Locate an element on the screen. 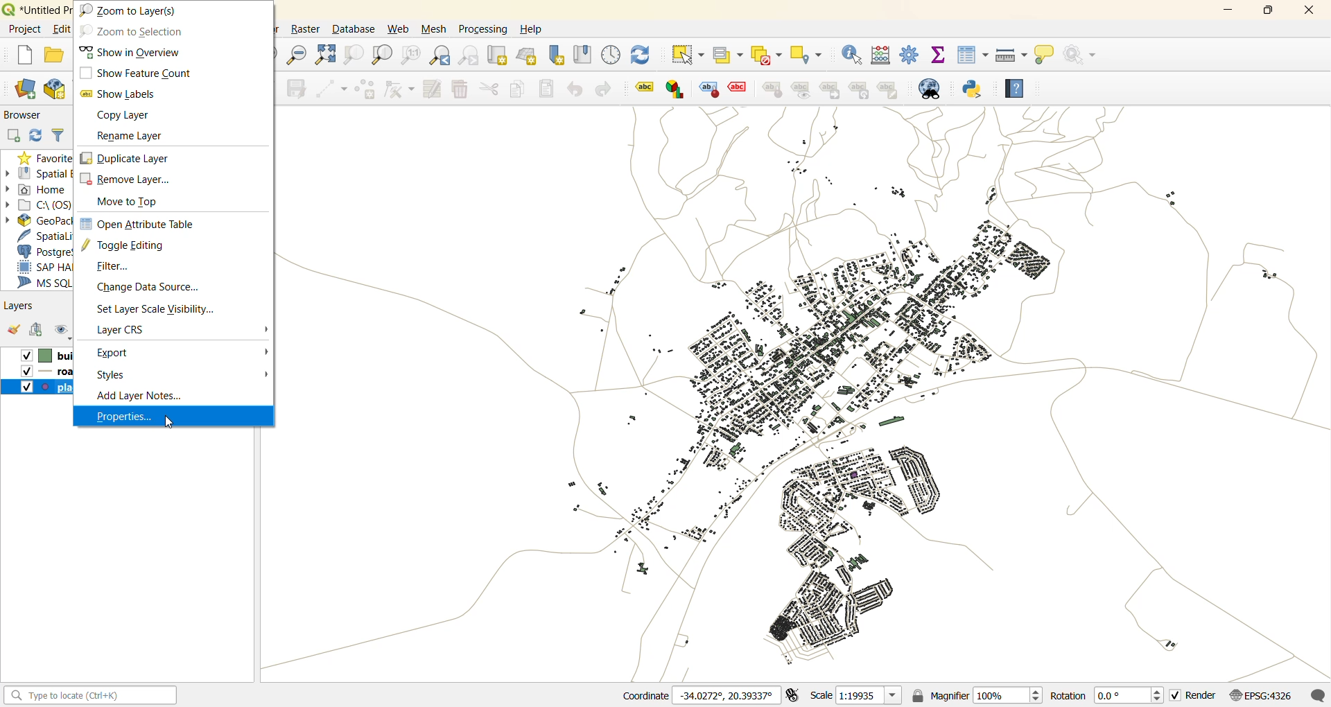 The height and width of the screenshot is (707, 1331). save edits is located at coordinates (296, 89).